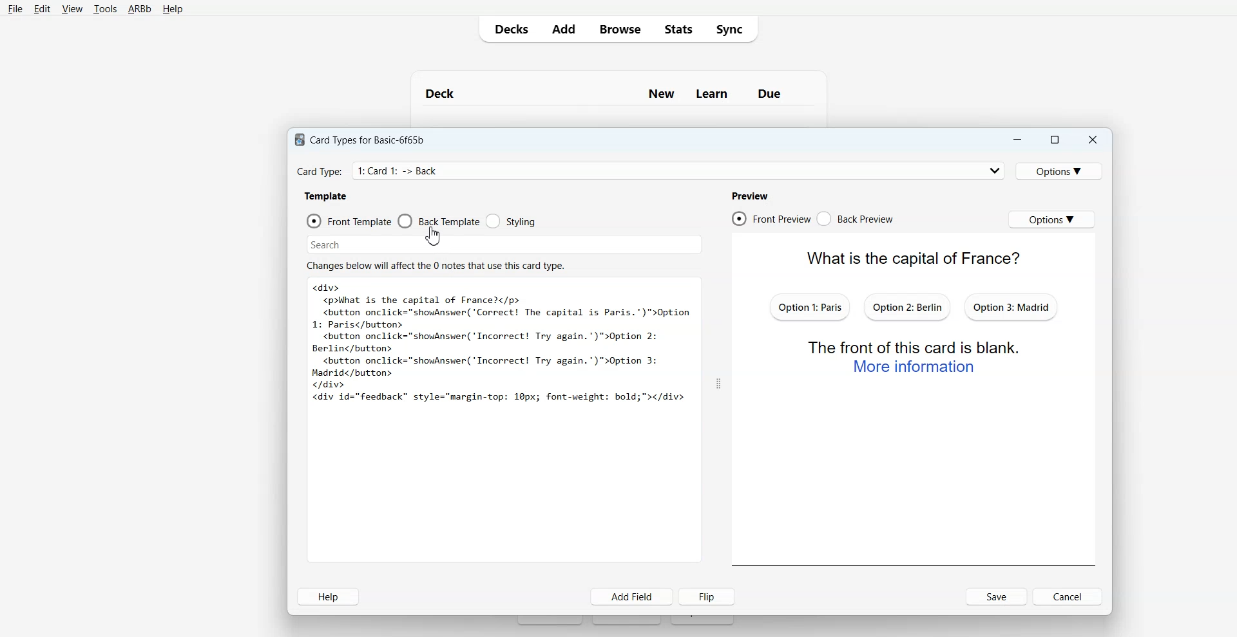 The height and width of the screenshot is (637, 1237). I want to click on Card Type, so click(650, 170).